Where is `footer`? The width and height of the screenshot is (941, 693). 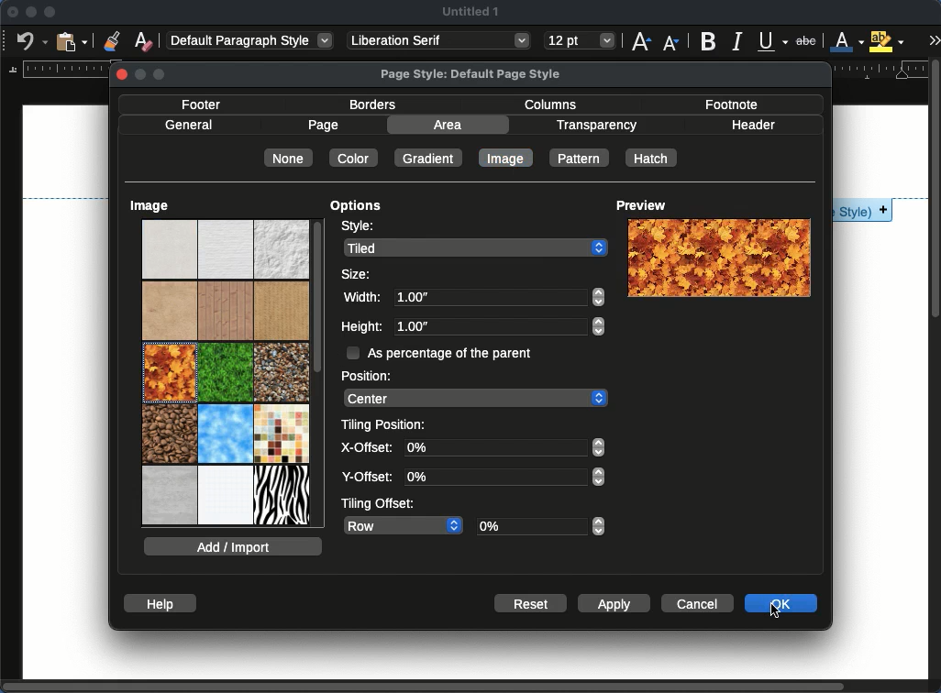 footer is located at coordinates (204, 105).